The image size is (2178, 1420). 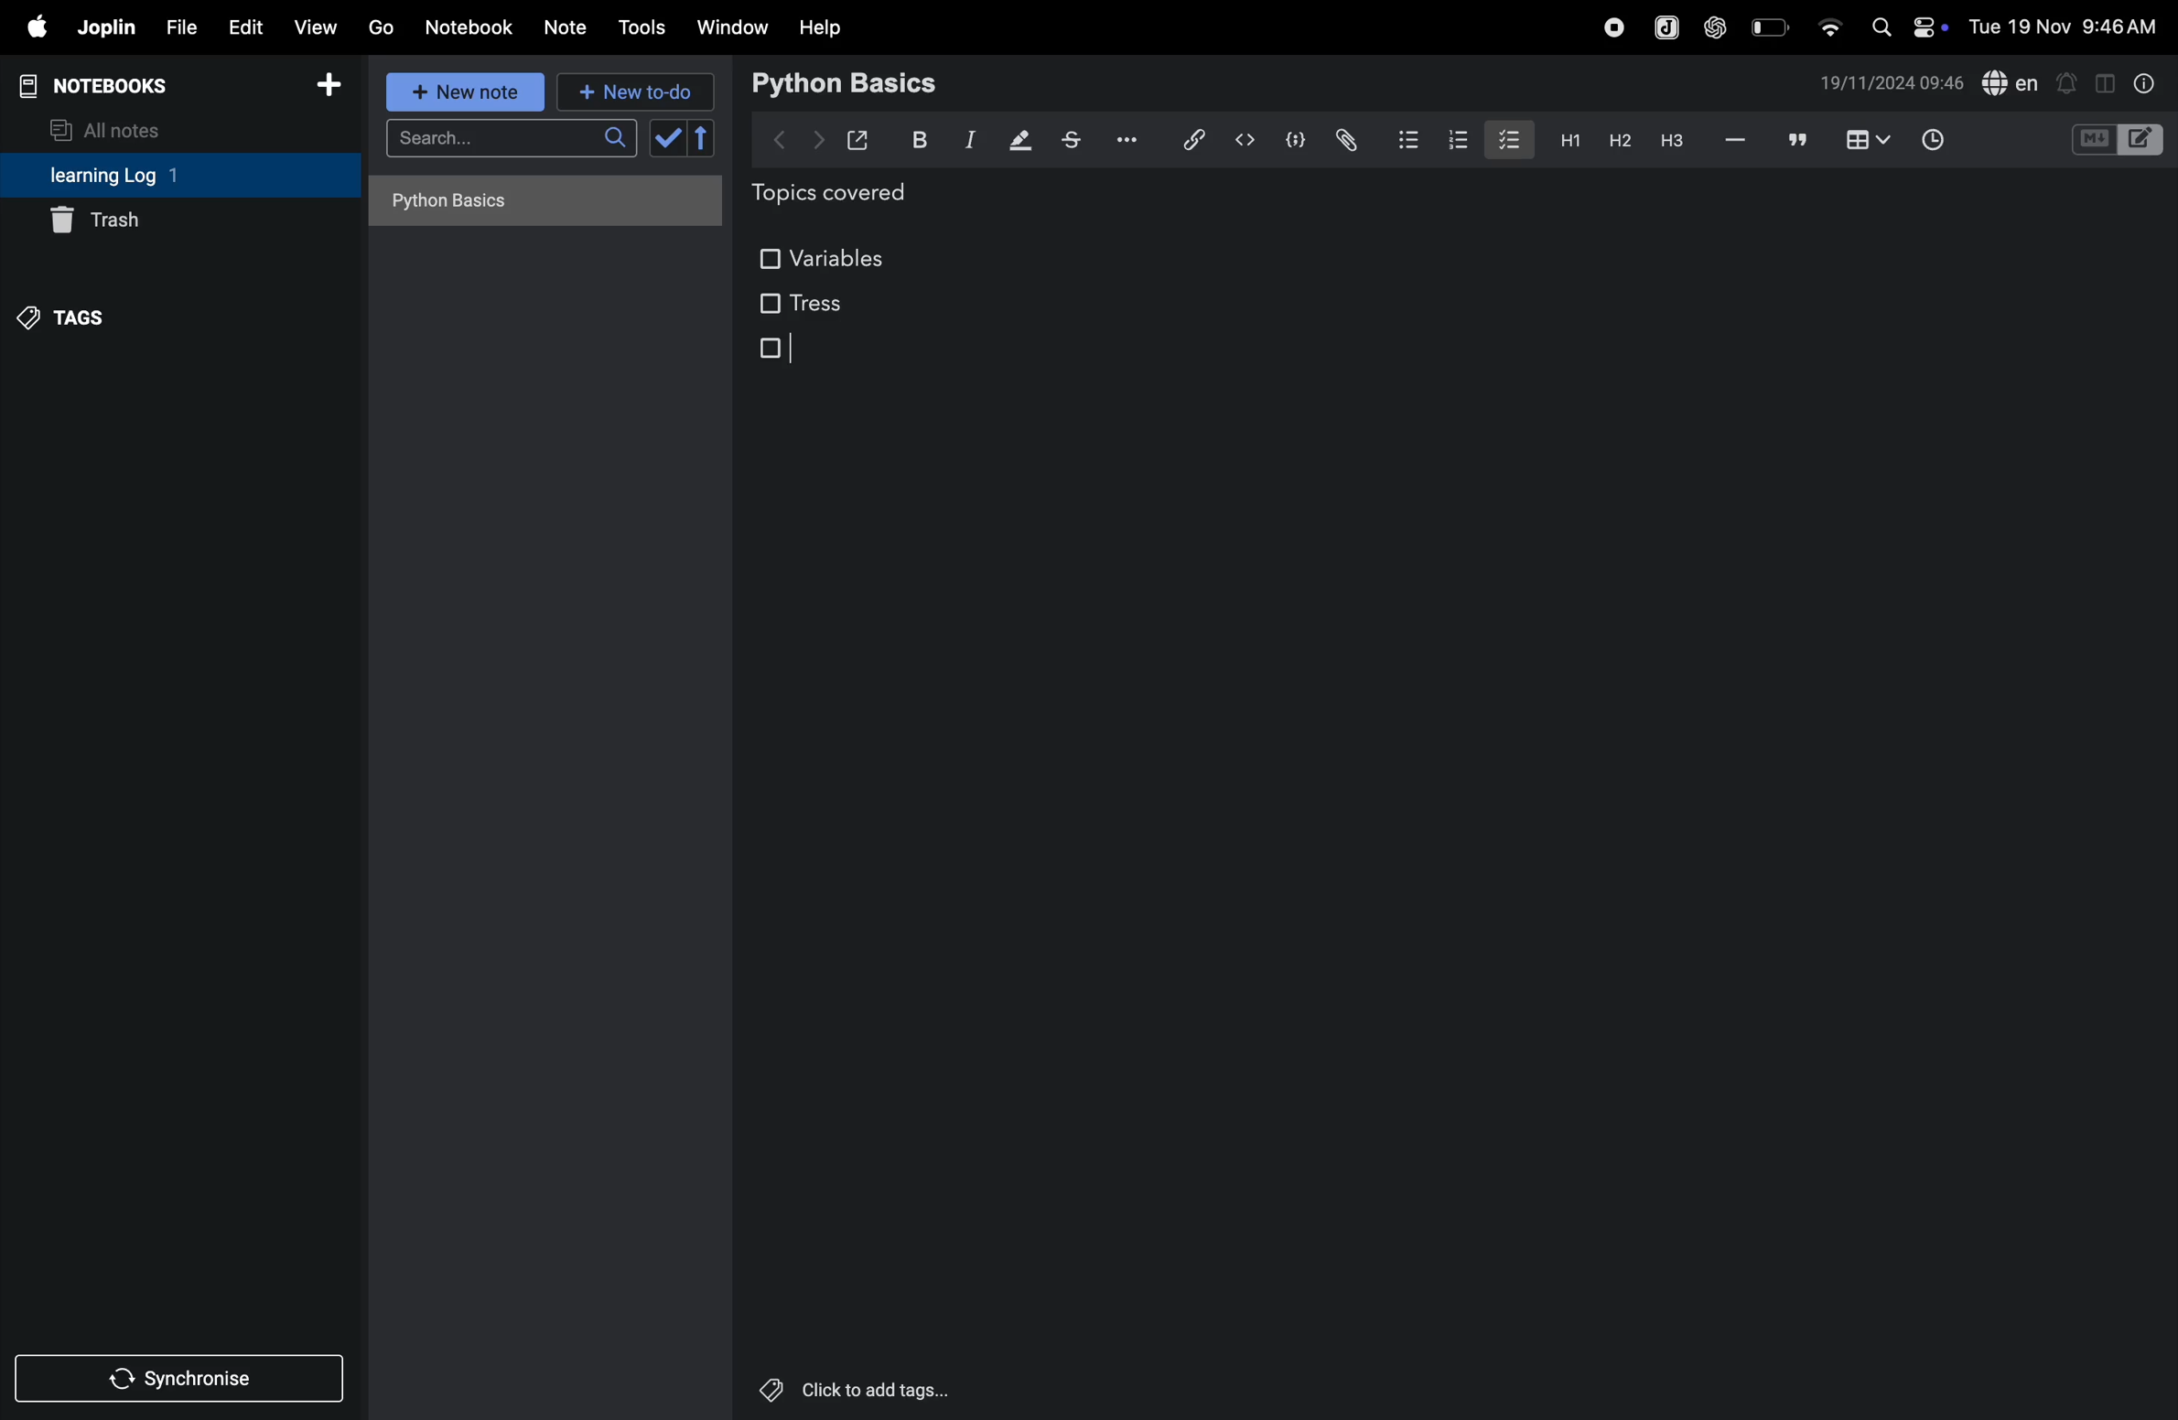 I want to click on apple widgets, so click(x=1905, y=25).